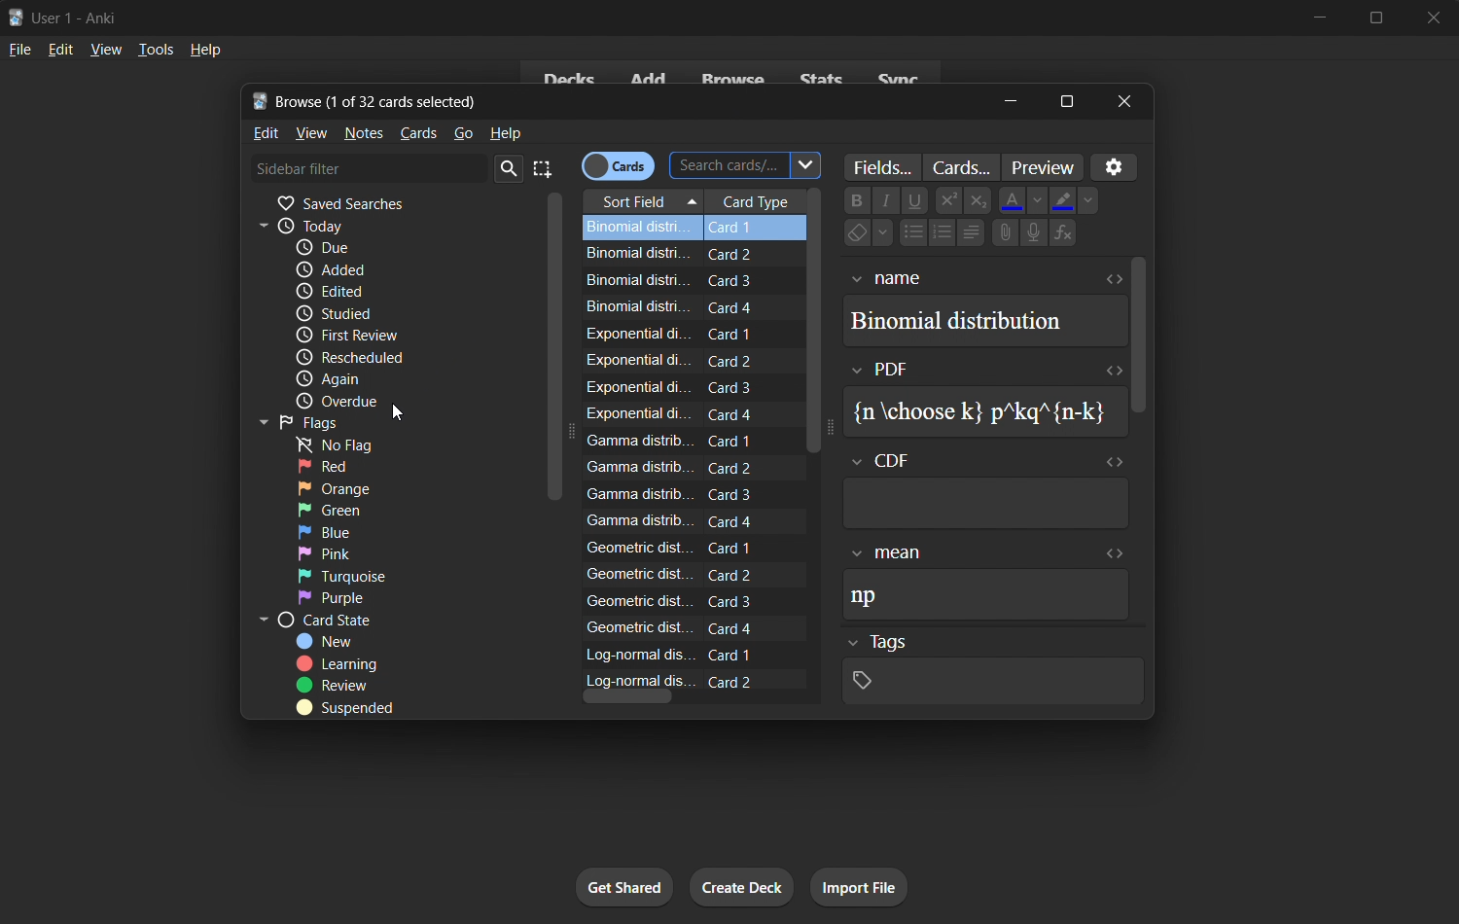 This screenshot has width=1459, height=924. I want to click on Card 3, so click(737, 603).